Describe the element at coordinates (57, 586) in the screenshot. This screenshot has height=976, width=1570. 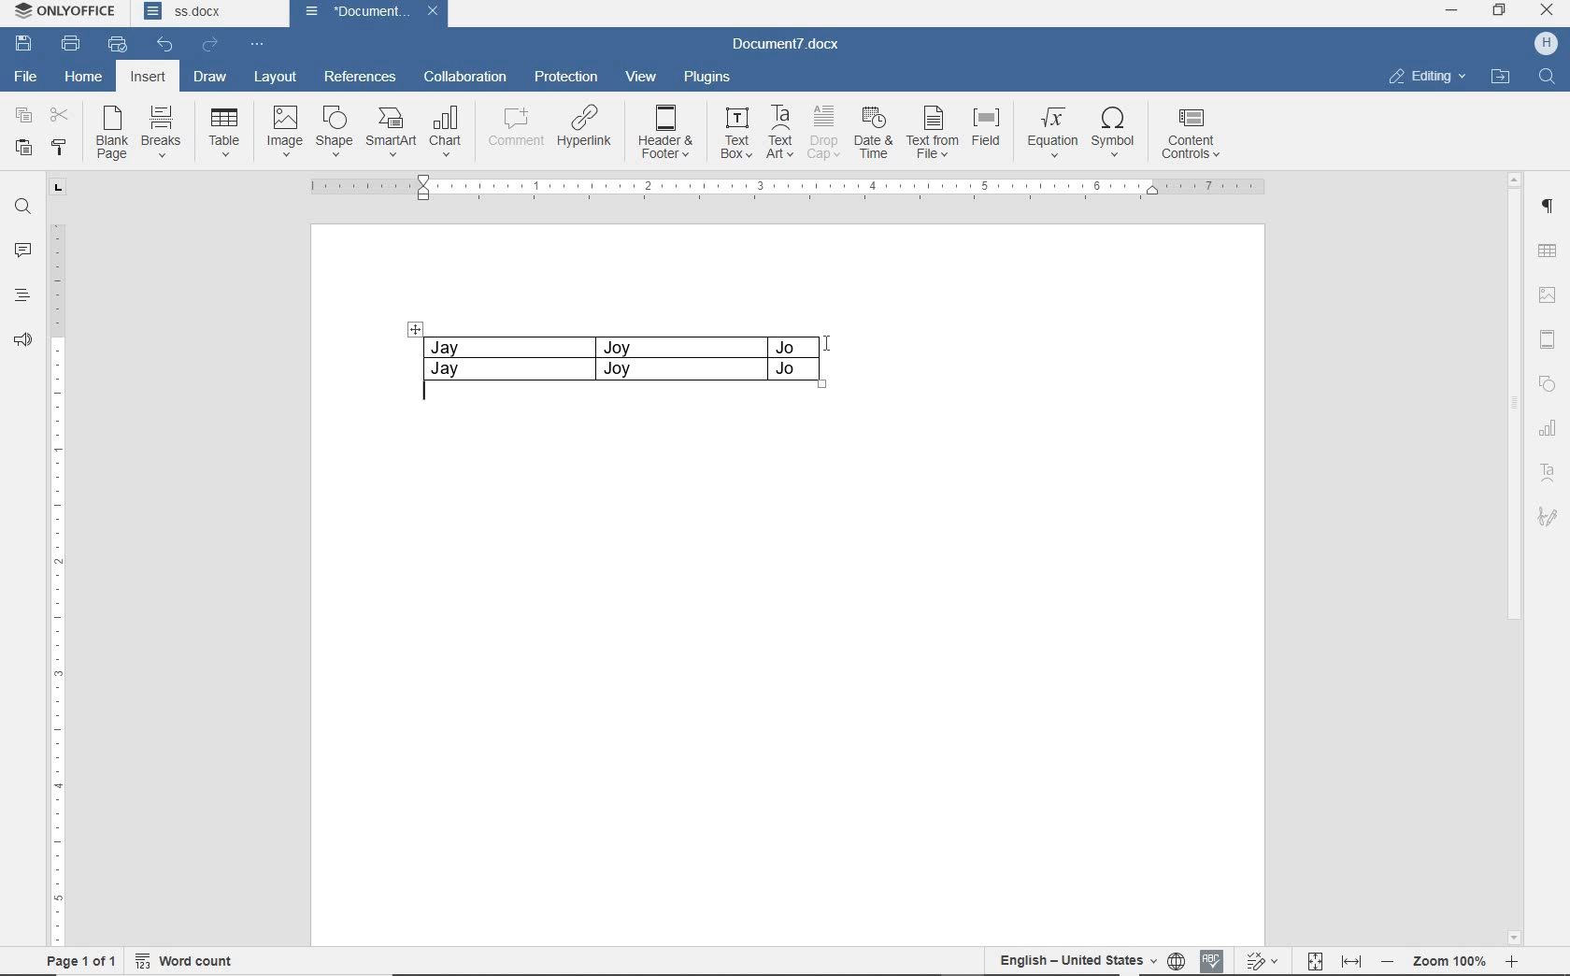
I see `RULER` at that location.